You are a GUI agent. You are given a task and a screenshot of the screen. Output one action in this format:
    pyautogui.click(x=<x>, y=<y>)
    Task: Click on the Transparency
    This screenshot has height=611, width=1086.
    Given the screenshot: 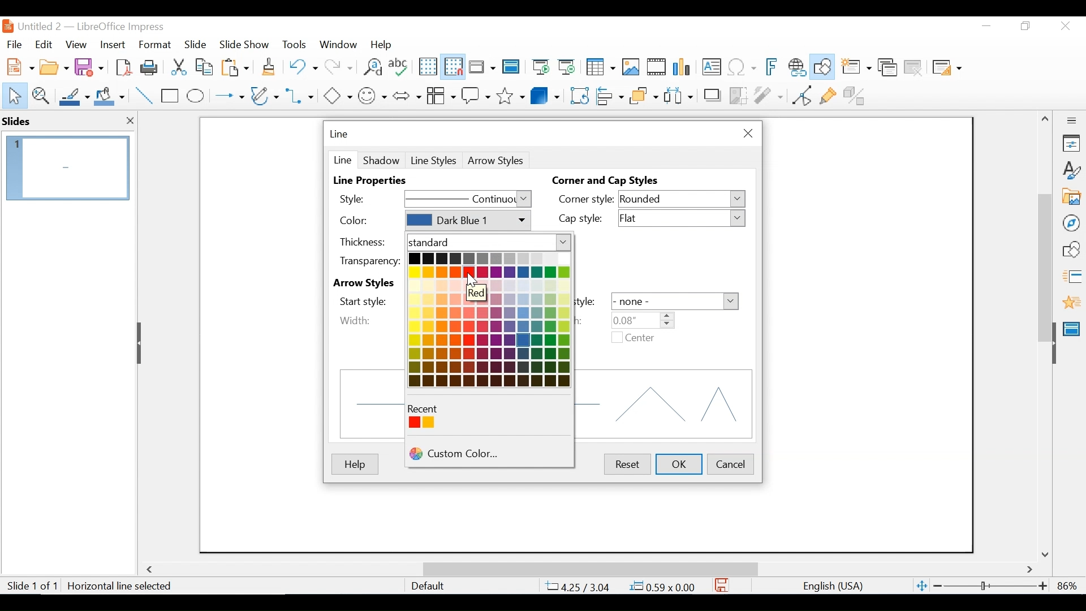 What is the action you would take?
    pyautogui.click(x=369, y=261)
    